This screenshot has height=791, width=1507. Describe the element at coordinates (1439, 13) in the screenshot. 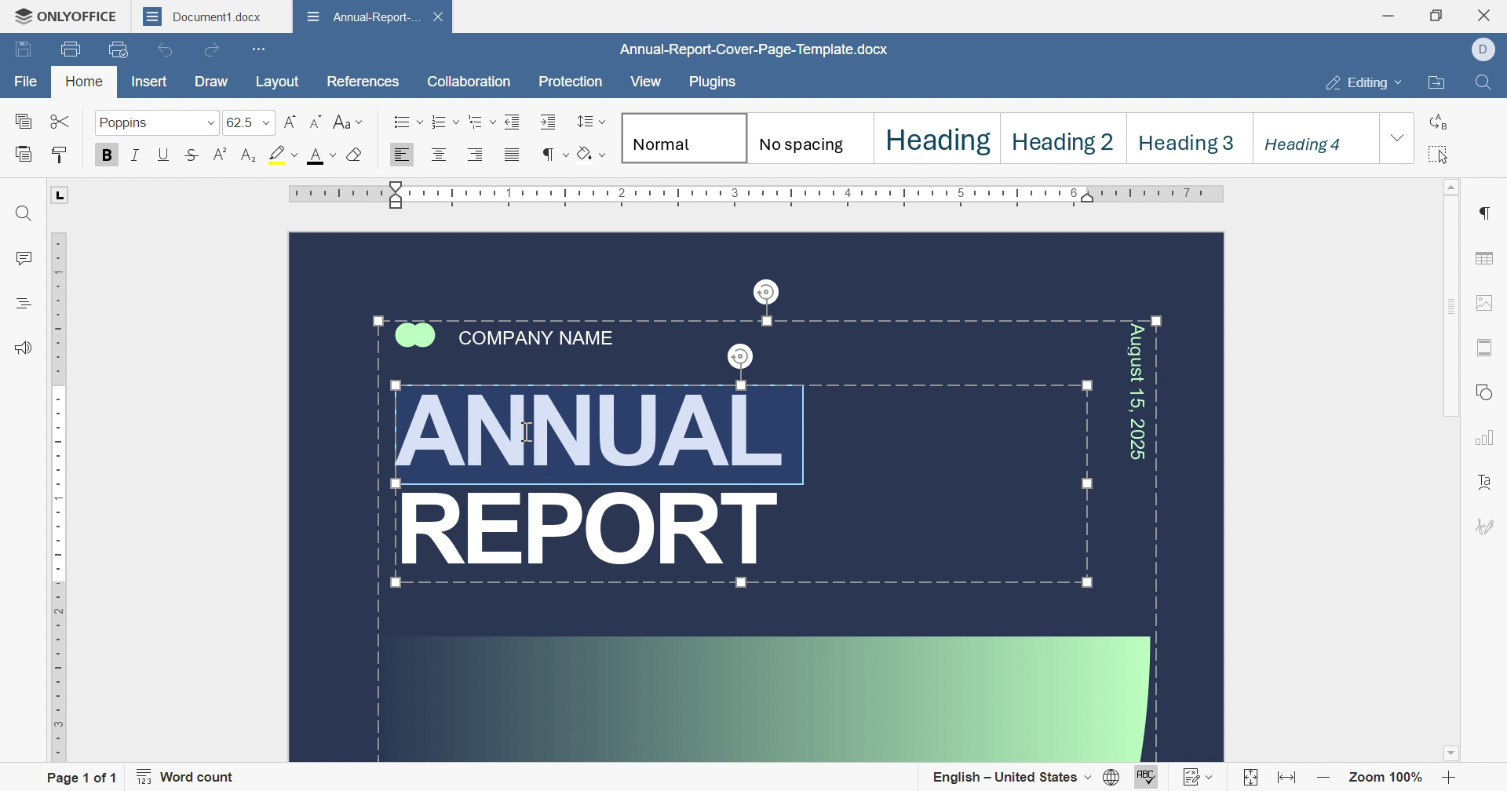

I see `restore down` at that location.